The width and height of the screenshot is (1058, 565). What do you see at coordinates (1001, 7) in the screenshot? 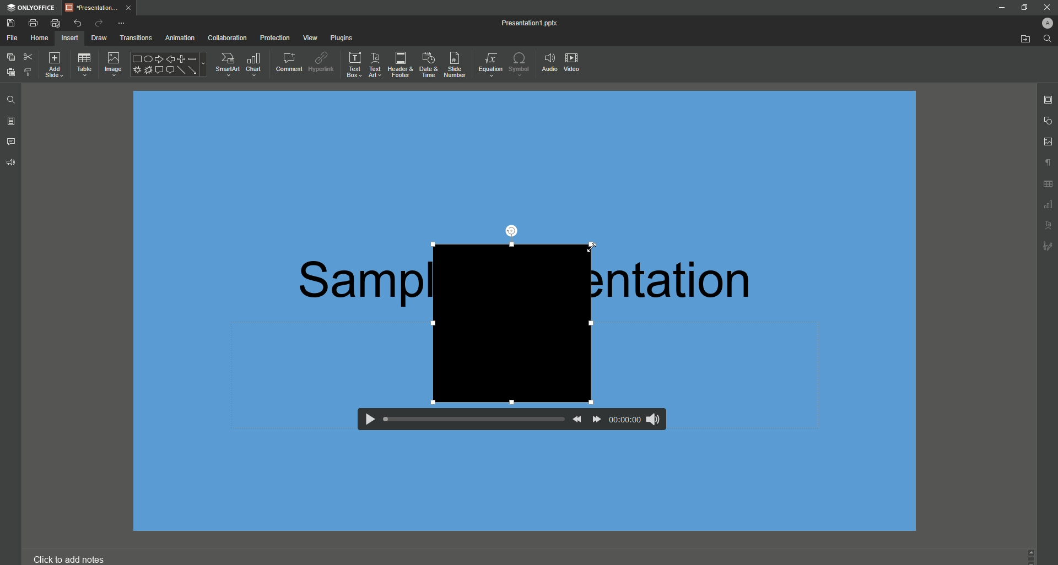
I see `Minimize` at bounding box center [1001, 7].